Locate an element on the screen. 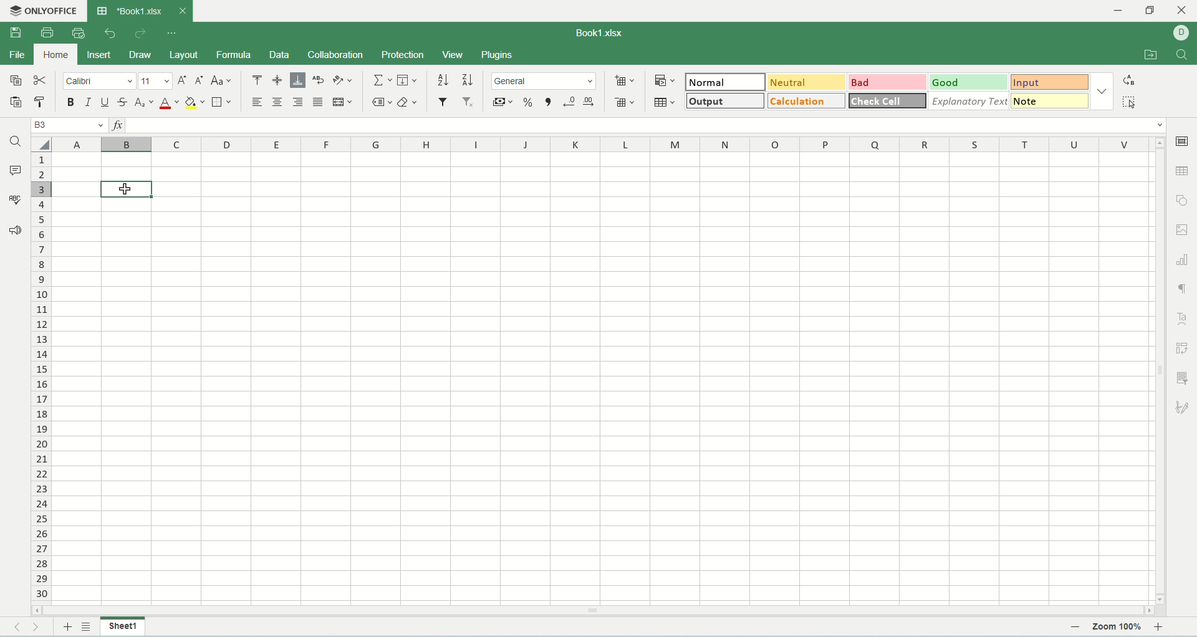 The width and height of the screenshot is (1197, 637). font size is located at coordinates (156, 81).